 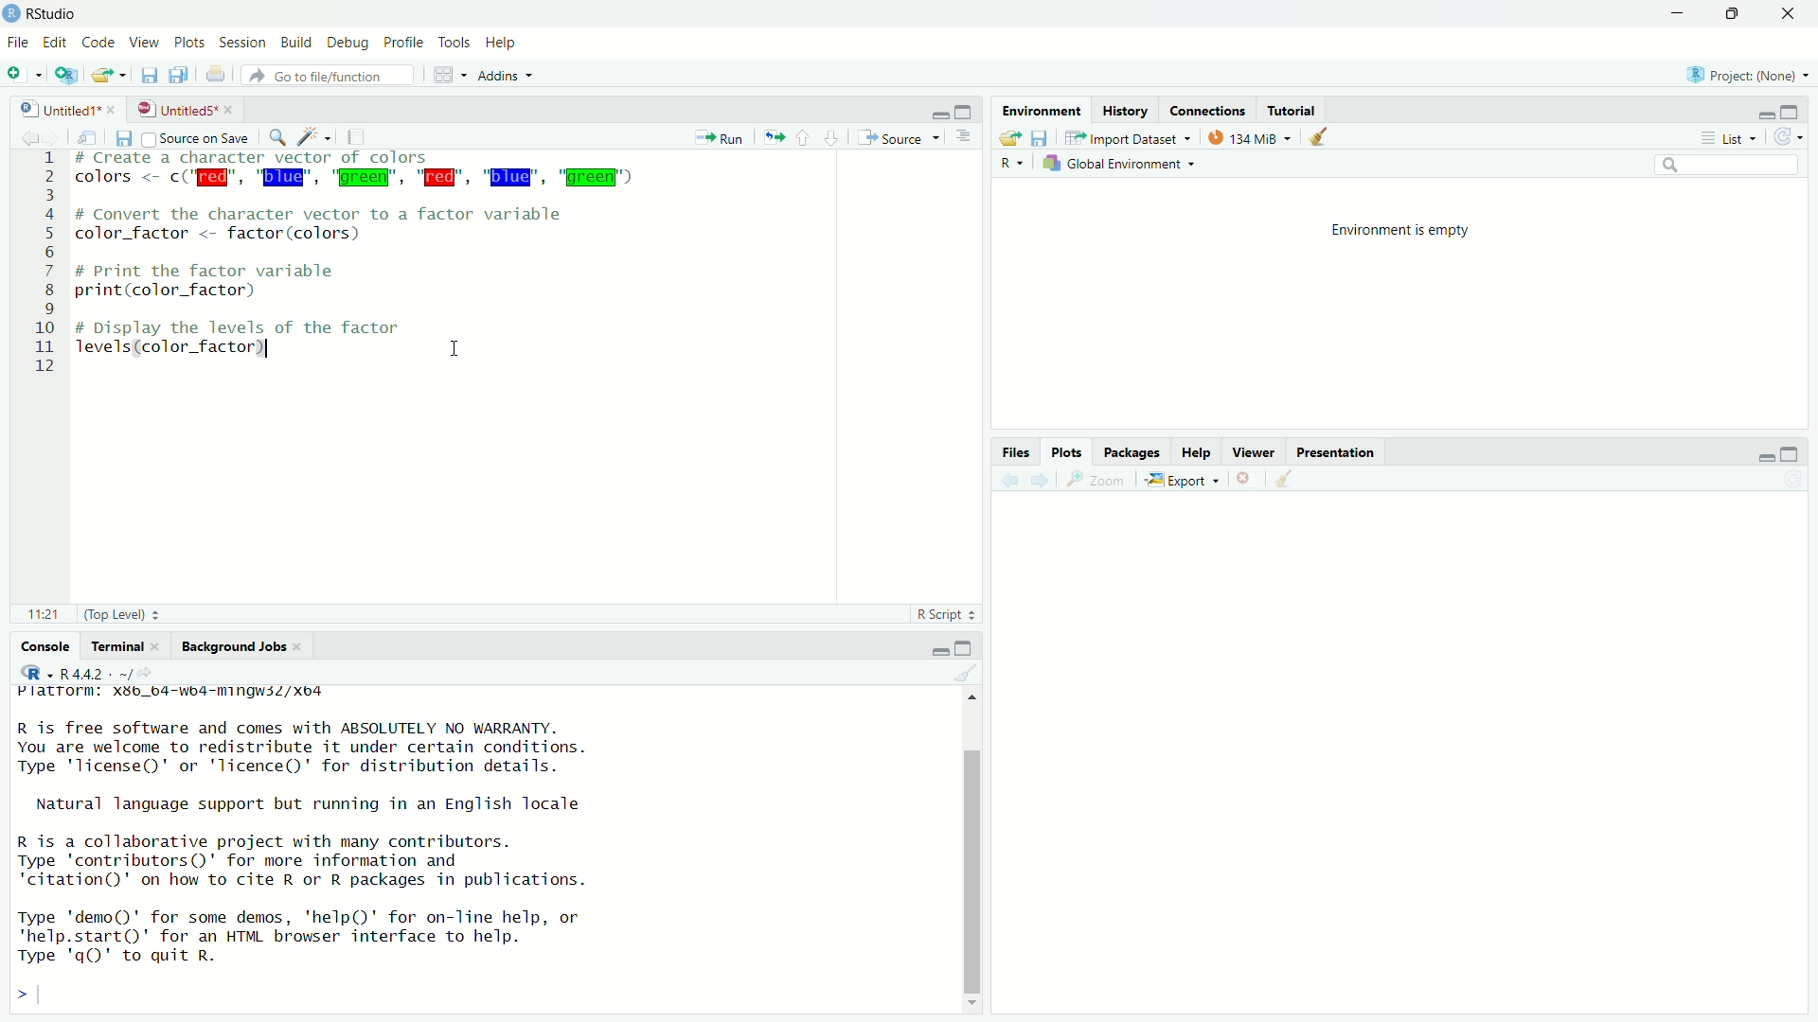 I want to click on Tutorial, so click(x=1292, y=111).